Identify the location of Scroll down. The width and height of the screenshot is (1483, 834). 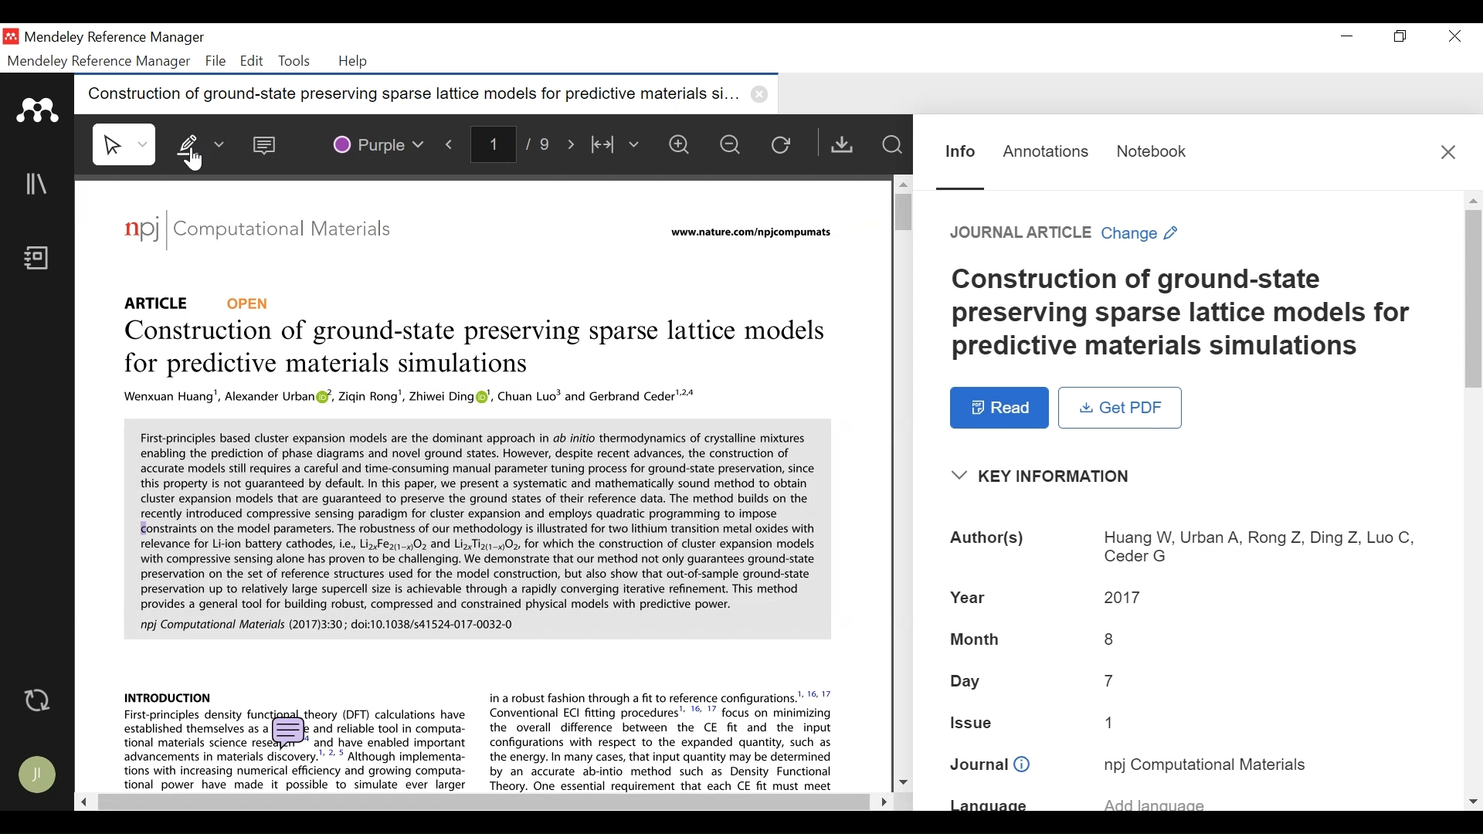
(903, 780).